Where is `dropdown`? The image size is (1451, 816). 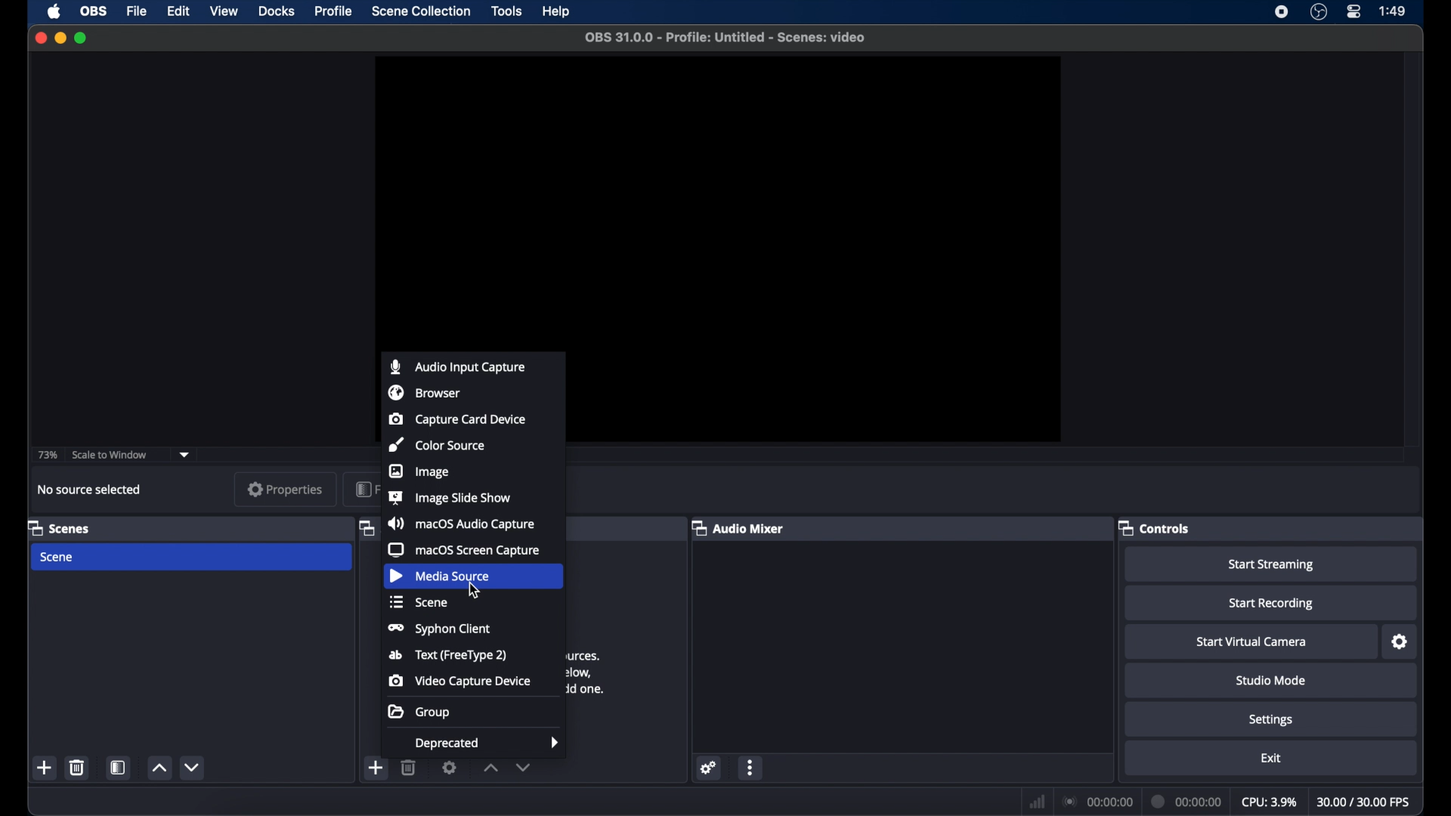
dropdown is located at coordinates (185, 455).